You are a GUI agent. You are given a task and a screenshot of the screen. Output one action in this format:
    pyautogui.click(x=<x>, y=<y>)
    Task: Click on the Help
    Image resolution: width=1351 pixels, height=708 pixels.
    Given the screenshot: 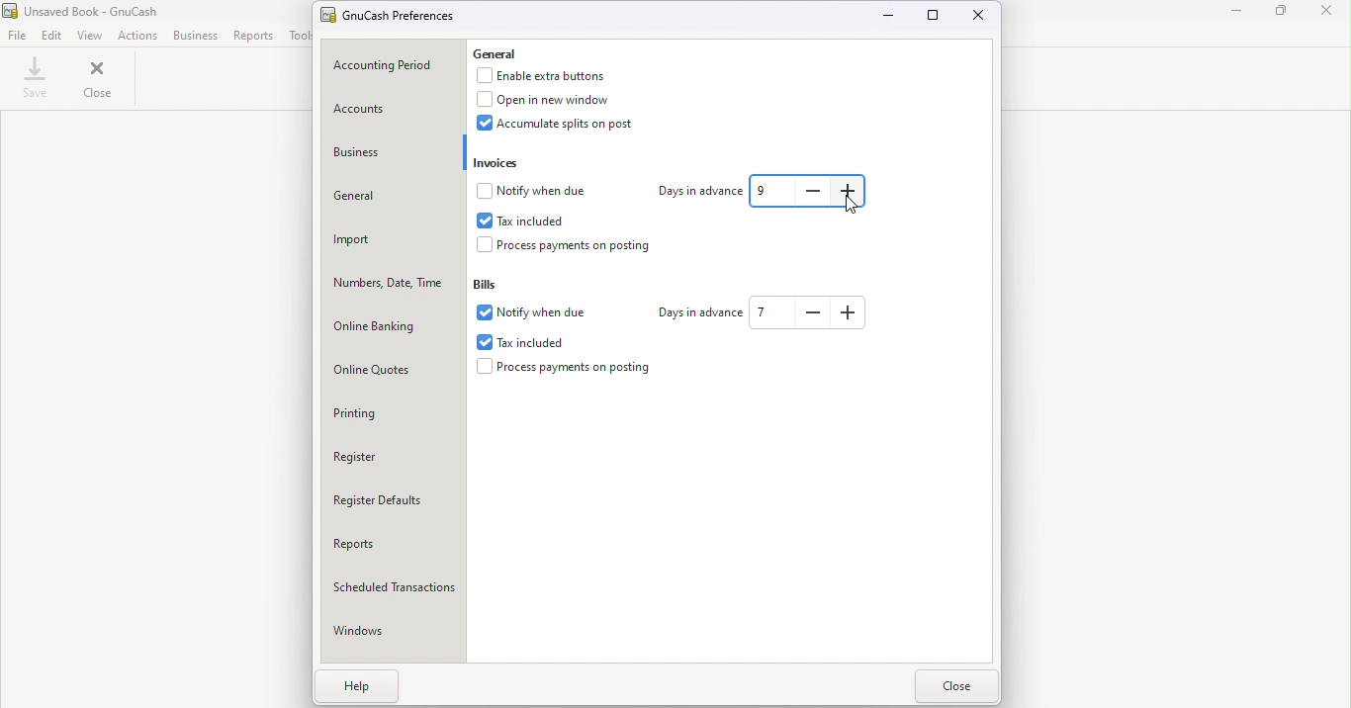 What is the action you would take?
    pyautogui.click(x=360, y=688)
    